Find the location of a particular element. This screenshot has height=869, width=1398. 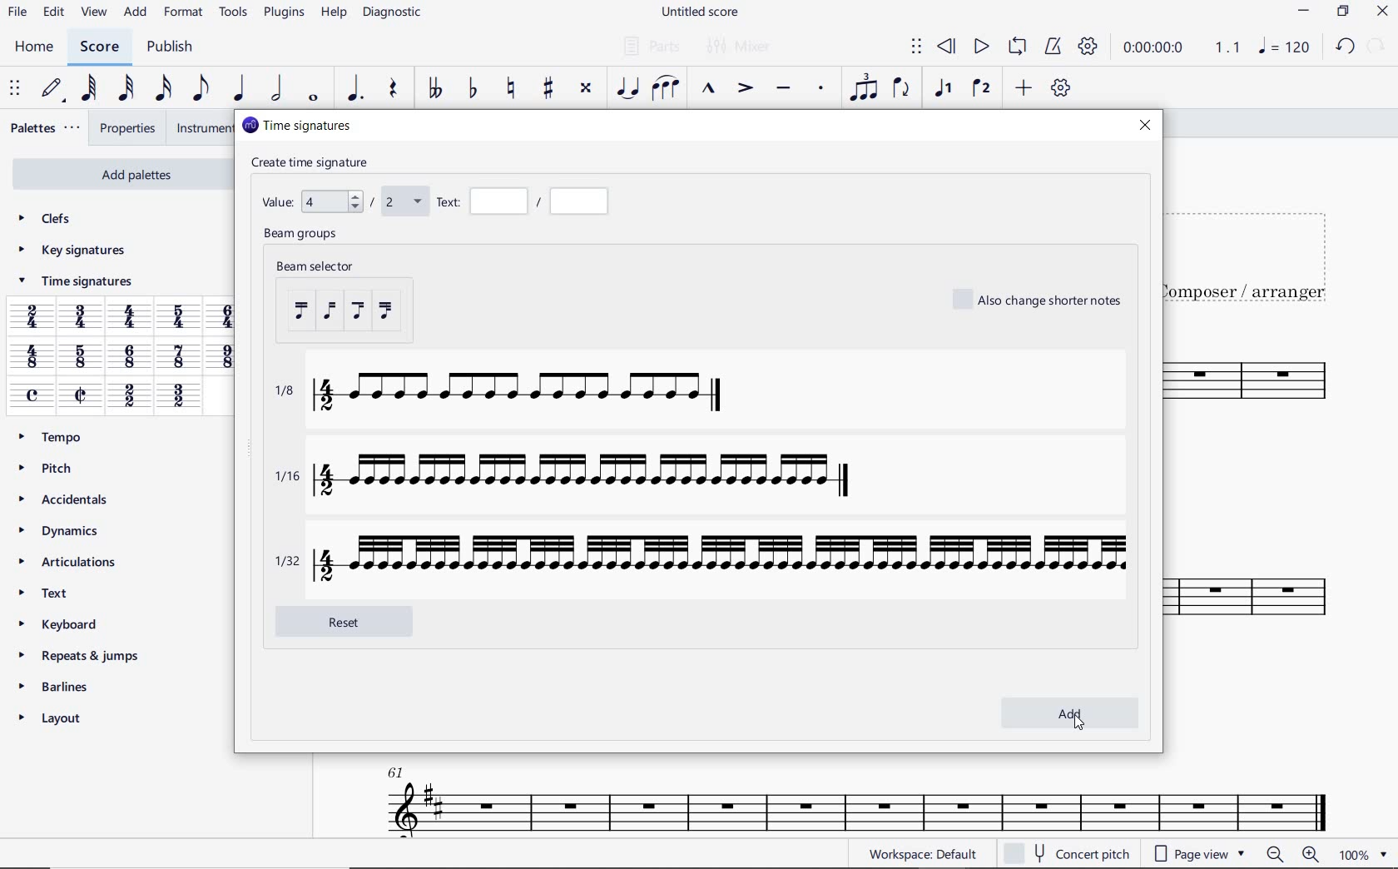

time signatures is located at coordinates (295, 125).